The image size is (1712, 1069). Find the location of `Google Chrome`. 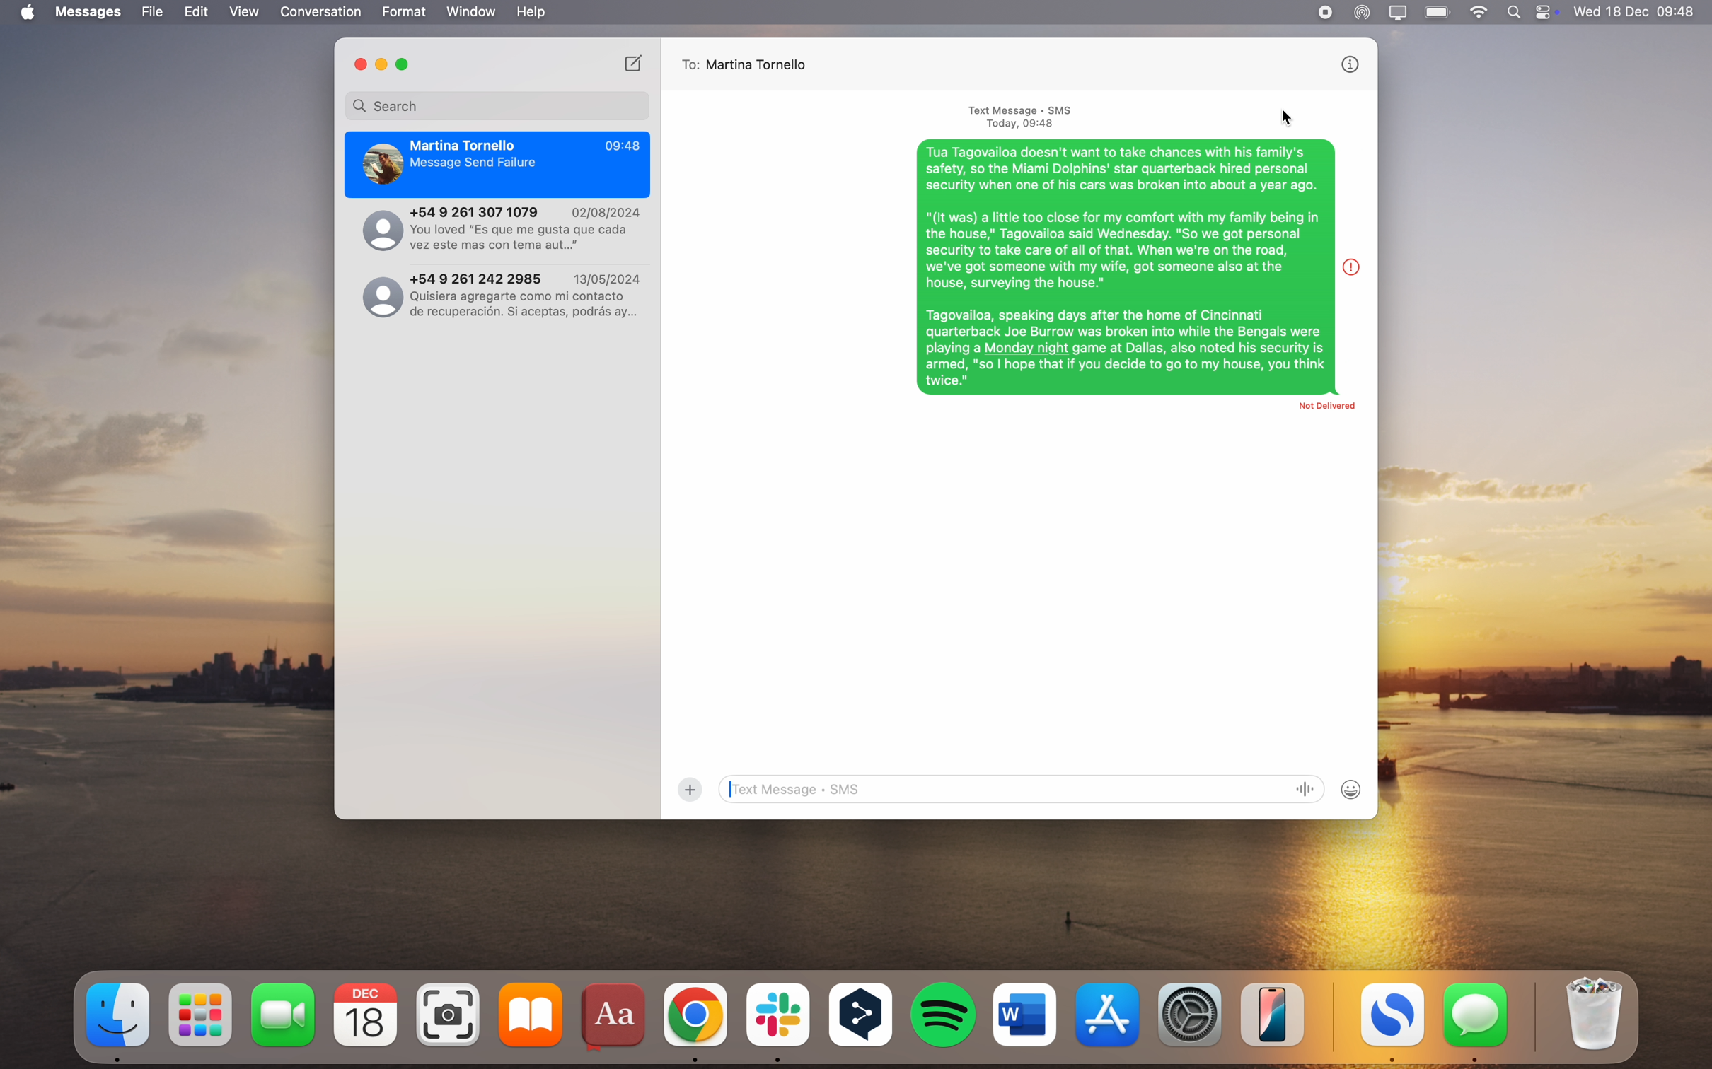

Google Chrome is located at coordinates (696, 1020).